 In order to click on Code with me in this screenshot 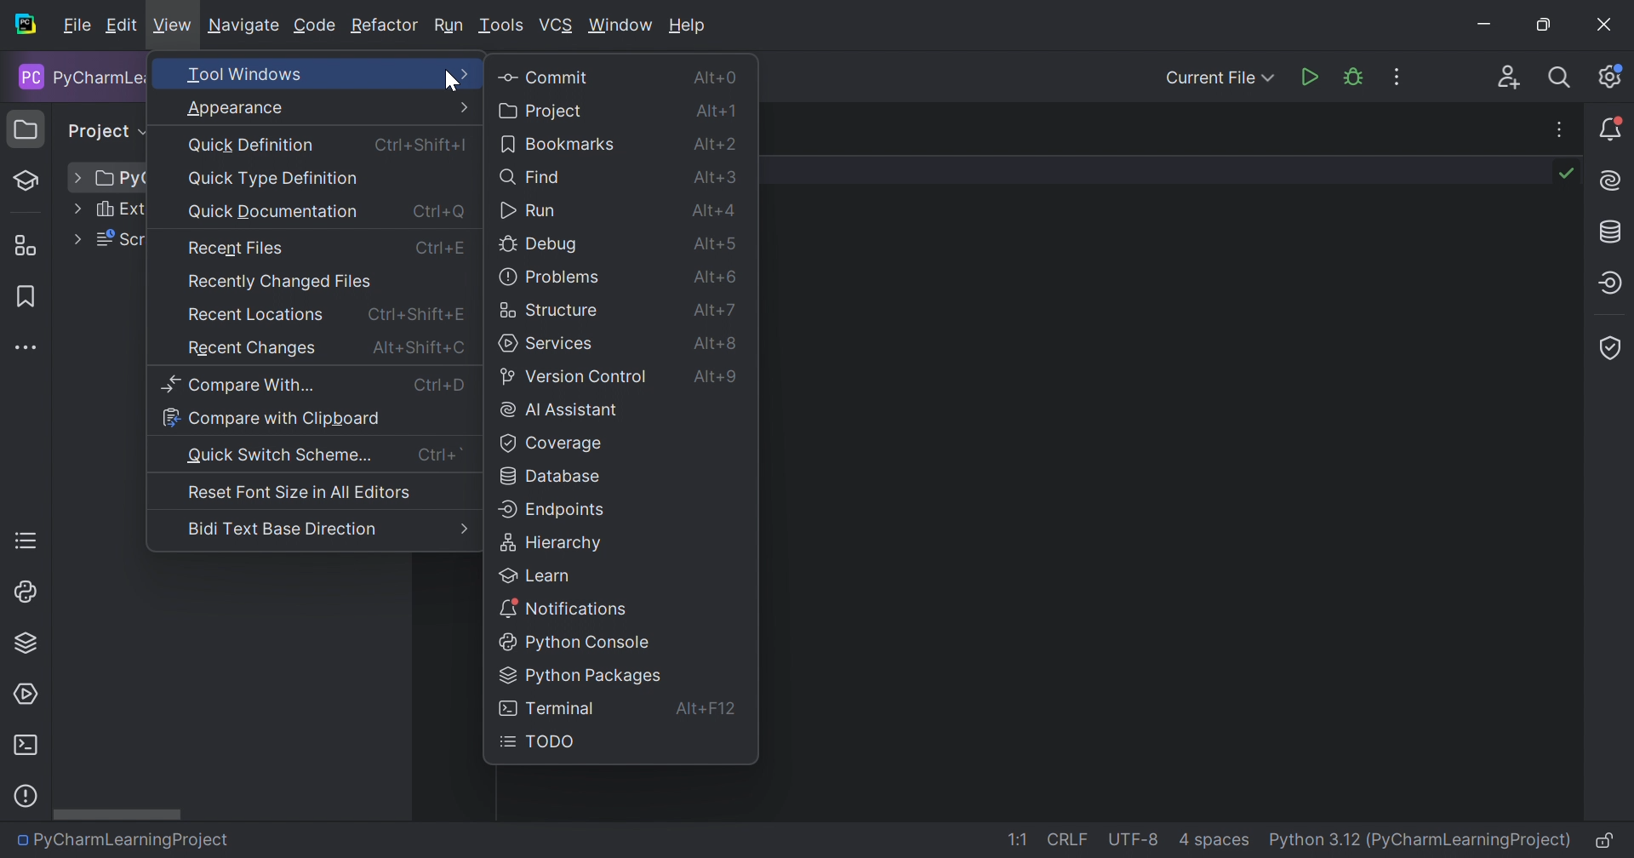, I will do `click(1510, 77)`.